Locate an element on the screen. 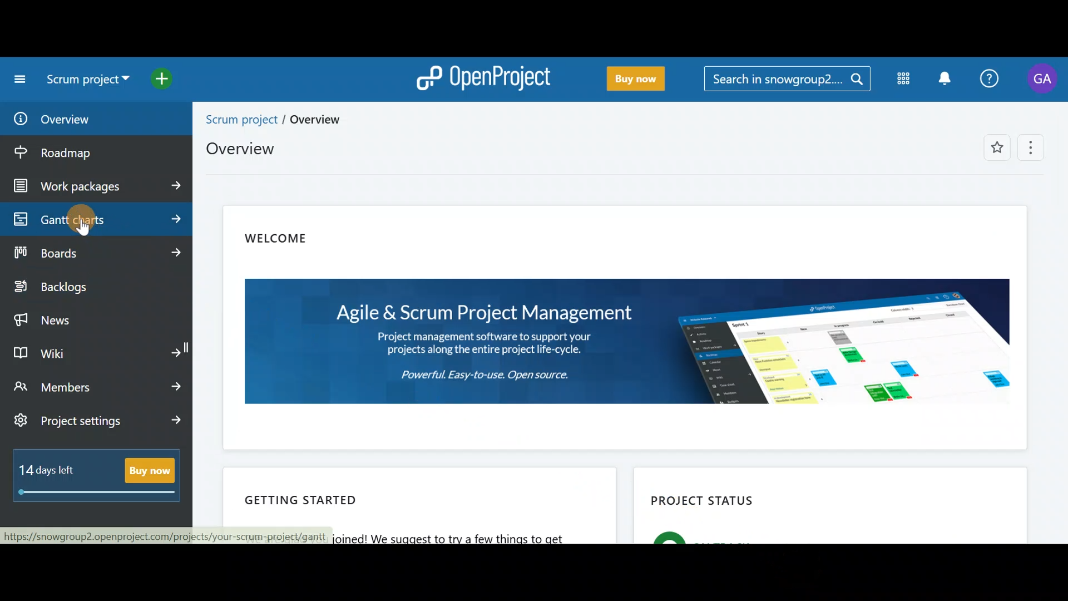 This screenshot has height=601, width=1068. Overview is located at coordinates (248, 149).